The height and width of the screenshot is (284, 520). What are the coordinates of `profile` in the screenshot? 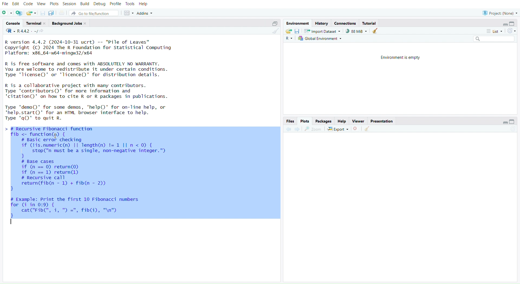 It's located at (116, 4).